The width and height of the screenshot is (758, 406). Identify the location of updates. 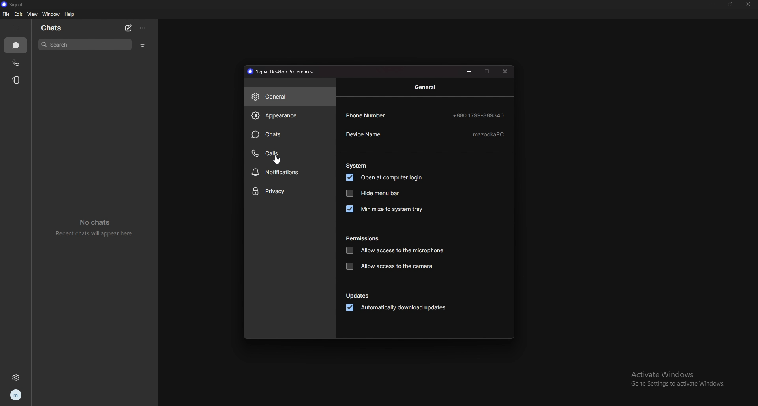
(359, 296).